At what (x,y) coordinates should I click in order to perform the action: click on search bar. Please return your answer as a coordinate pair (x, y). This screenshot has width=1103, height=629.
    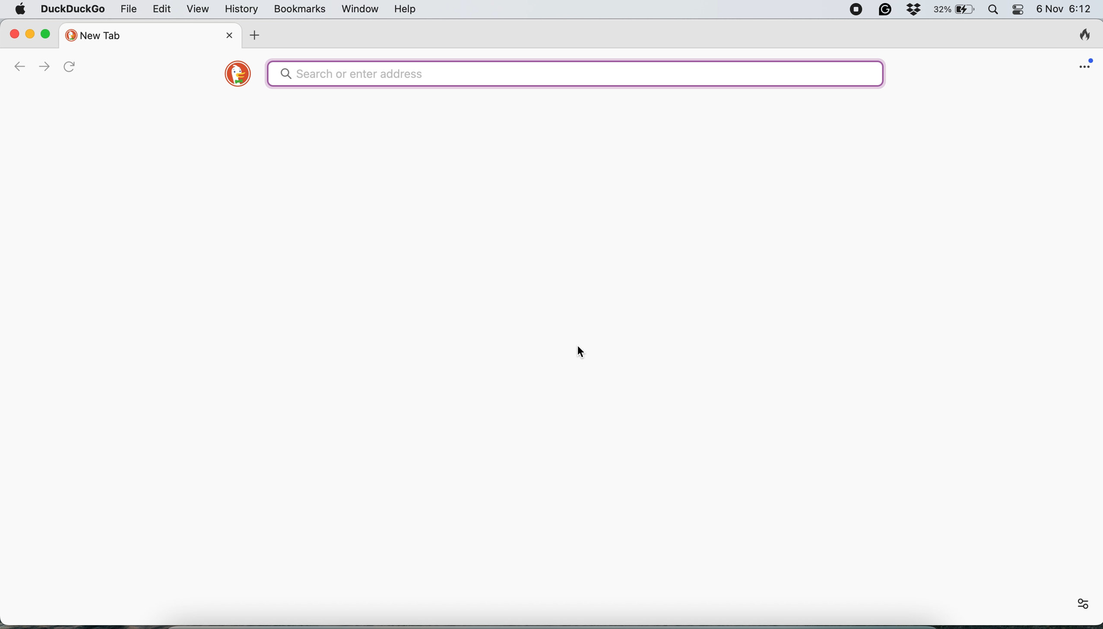
    Looking at the image, I should click on (586, 75).